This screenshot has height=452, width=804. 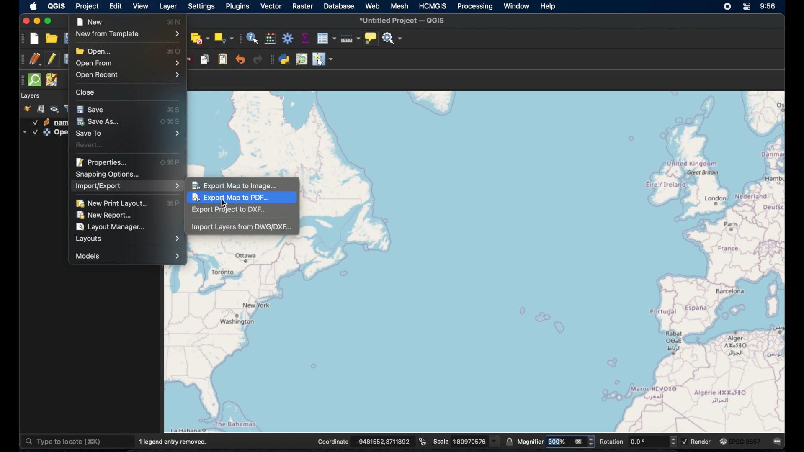 What do you see at coordinates (740, 442) in the screenshot?
I see `current csr` at bounding box center [740, 442].